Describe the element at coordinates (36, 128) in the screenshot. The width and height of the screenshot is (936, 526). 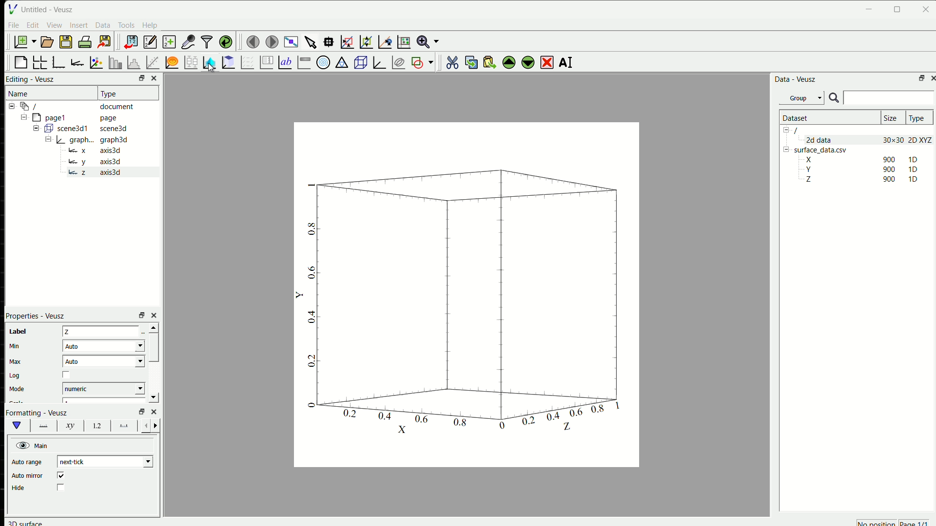
I see `Collapse /expand` at that location.